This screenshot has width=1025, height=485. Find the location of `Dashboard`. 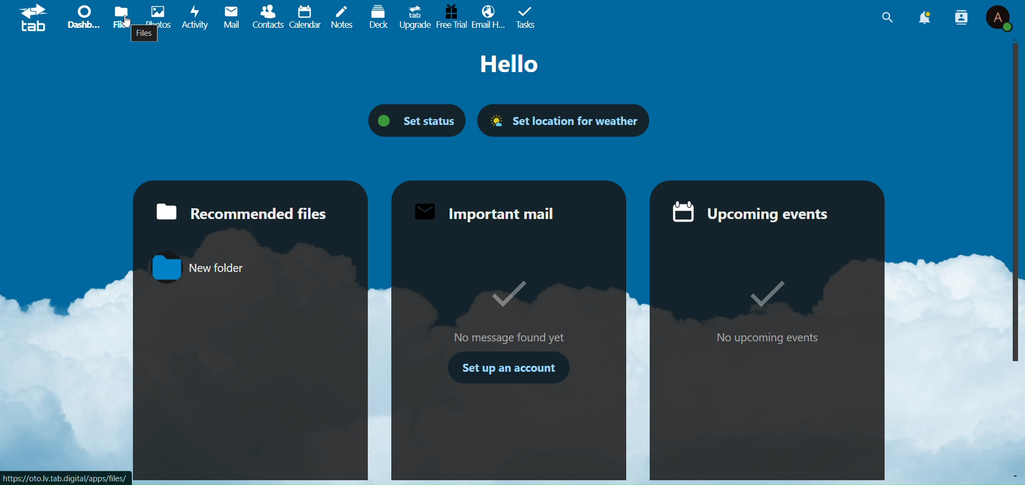

Dashboard is located at coordinates (81, 17).